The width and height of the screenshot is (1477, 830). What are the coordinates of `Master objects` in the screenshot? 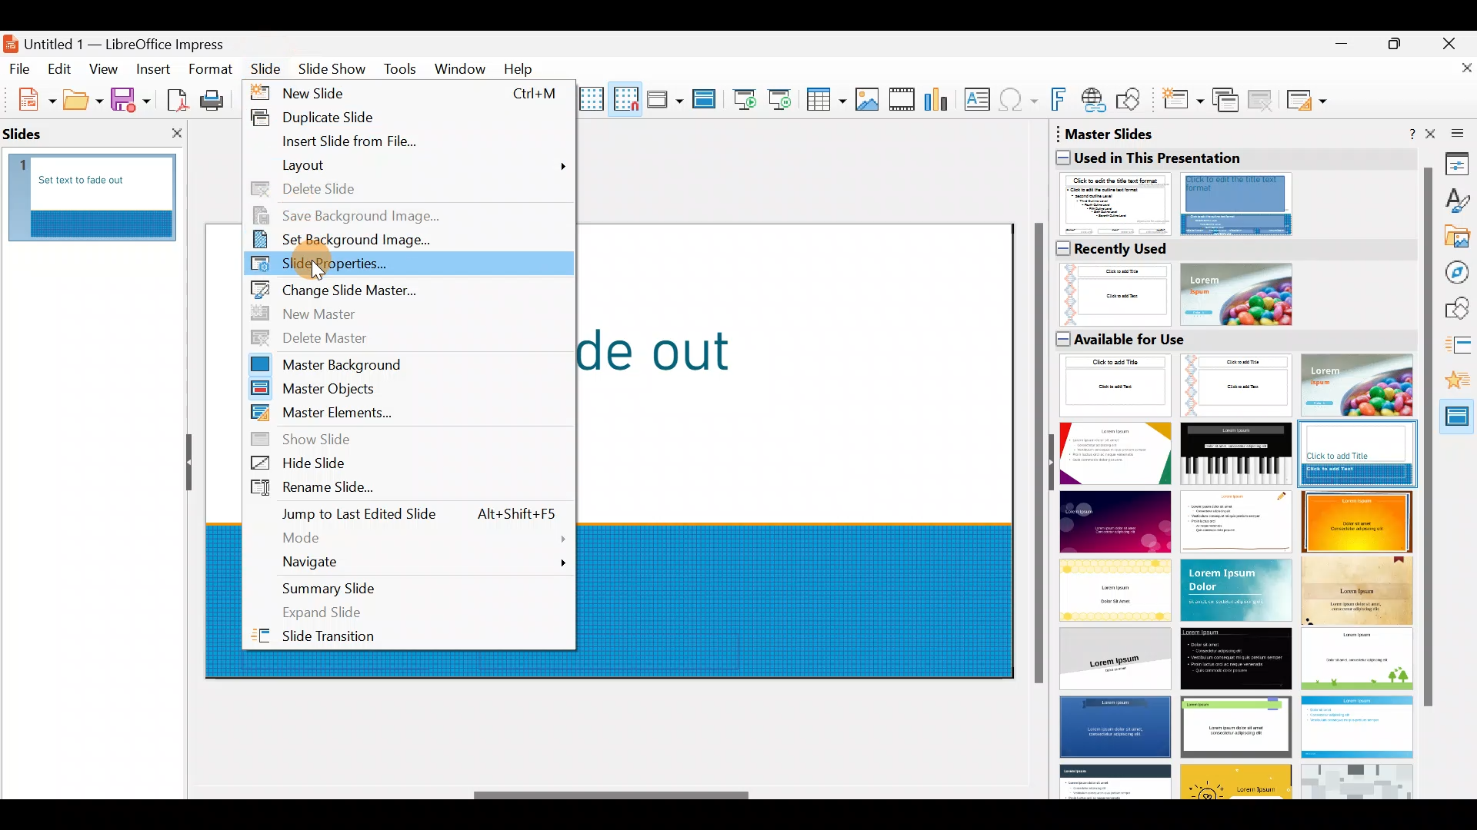 It's located at (405, 390).